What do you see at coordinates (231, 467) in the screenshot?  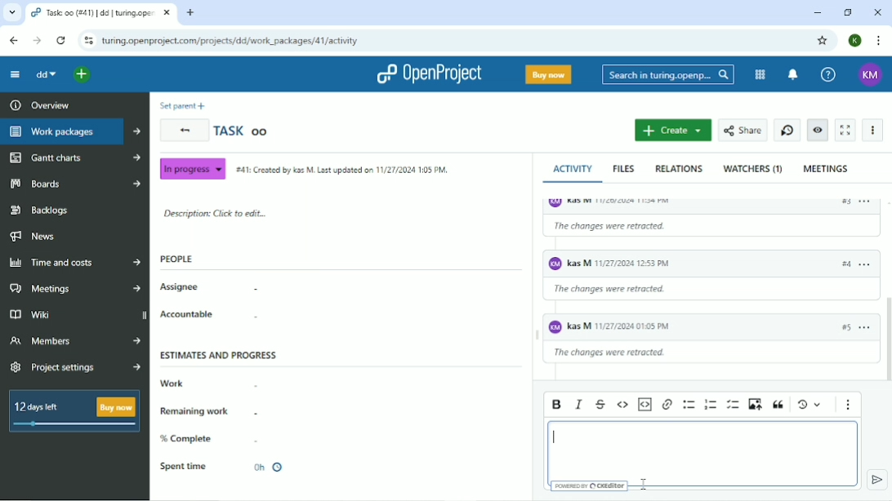 I see `Spent time 0h` at bounding box center [231, 467].